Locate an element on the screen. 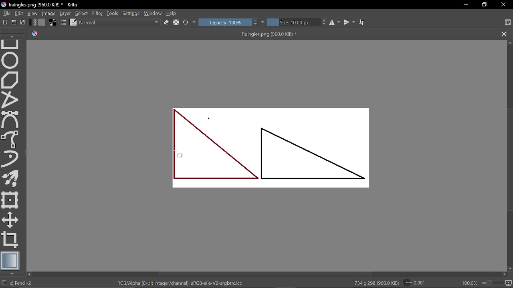 The height and width of the screenshot is (288, 513). Traingles.png (960.0 KiB) * - Krita is located at coordinates (40, 4).